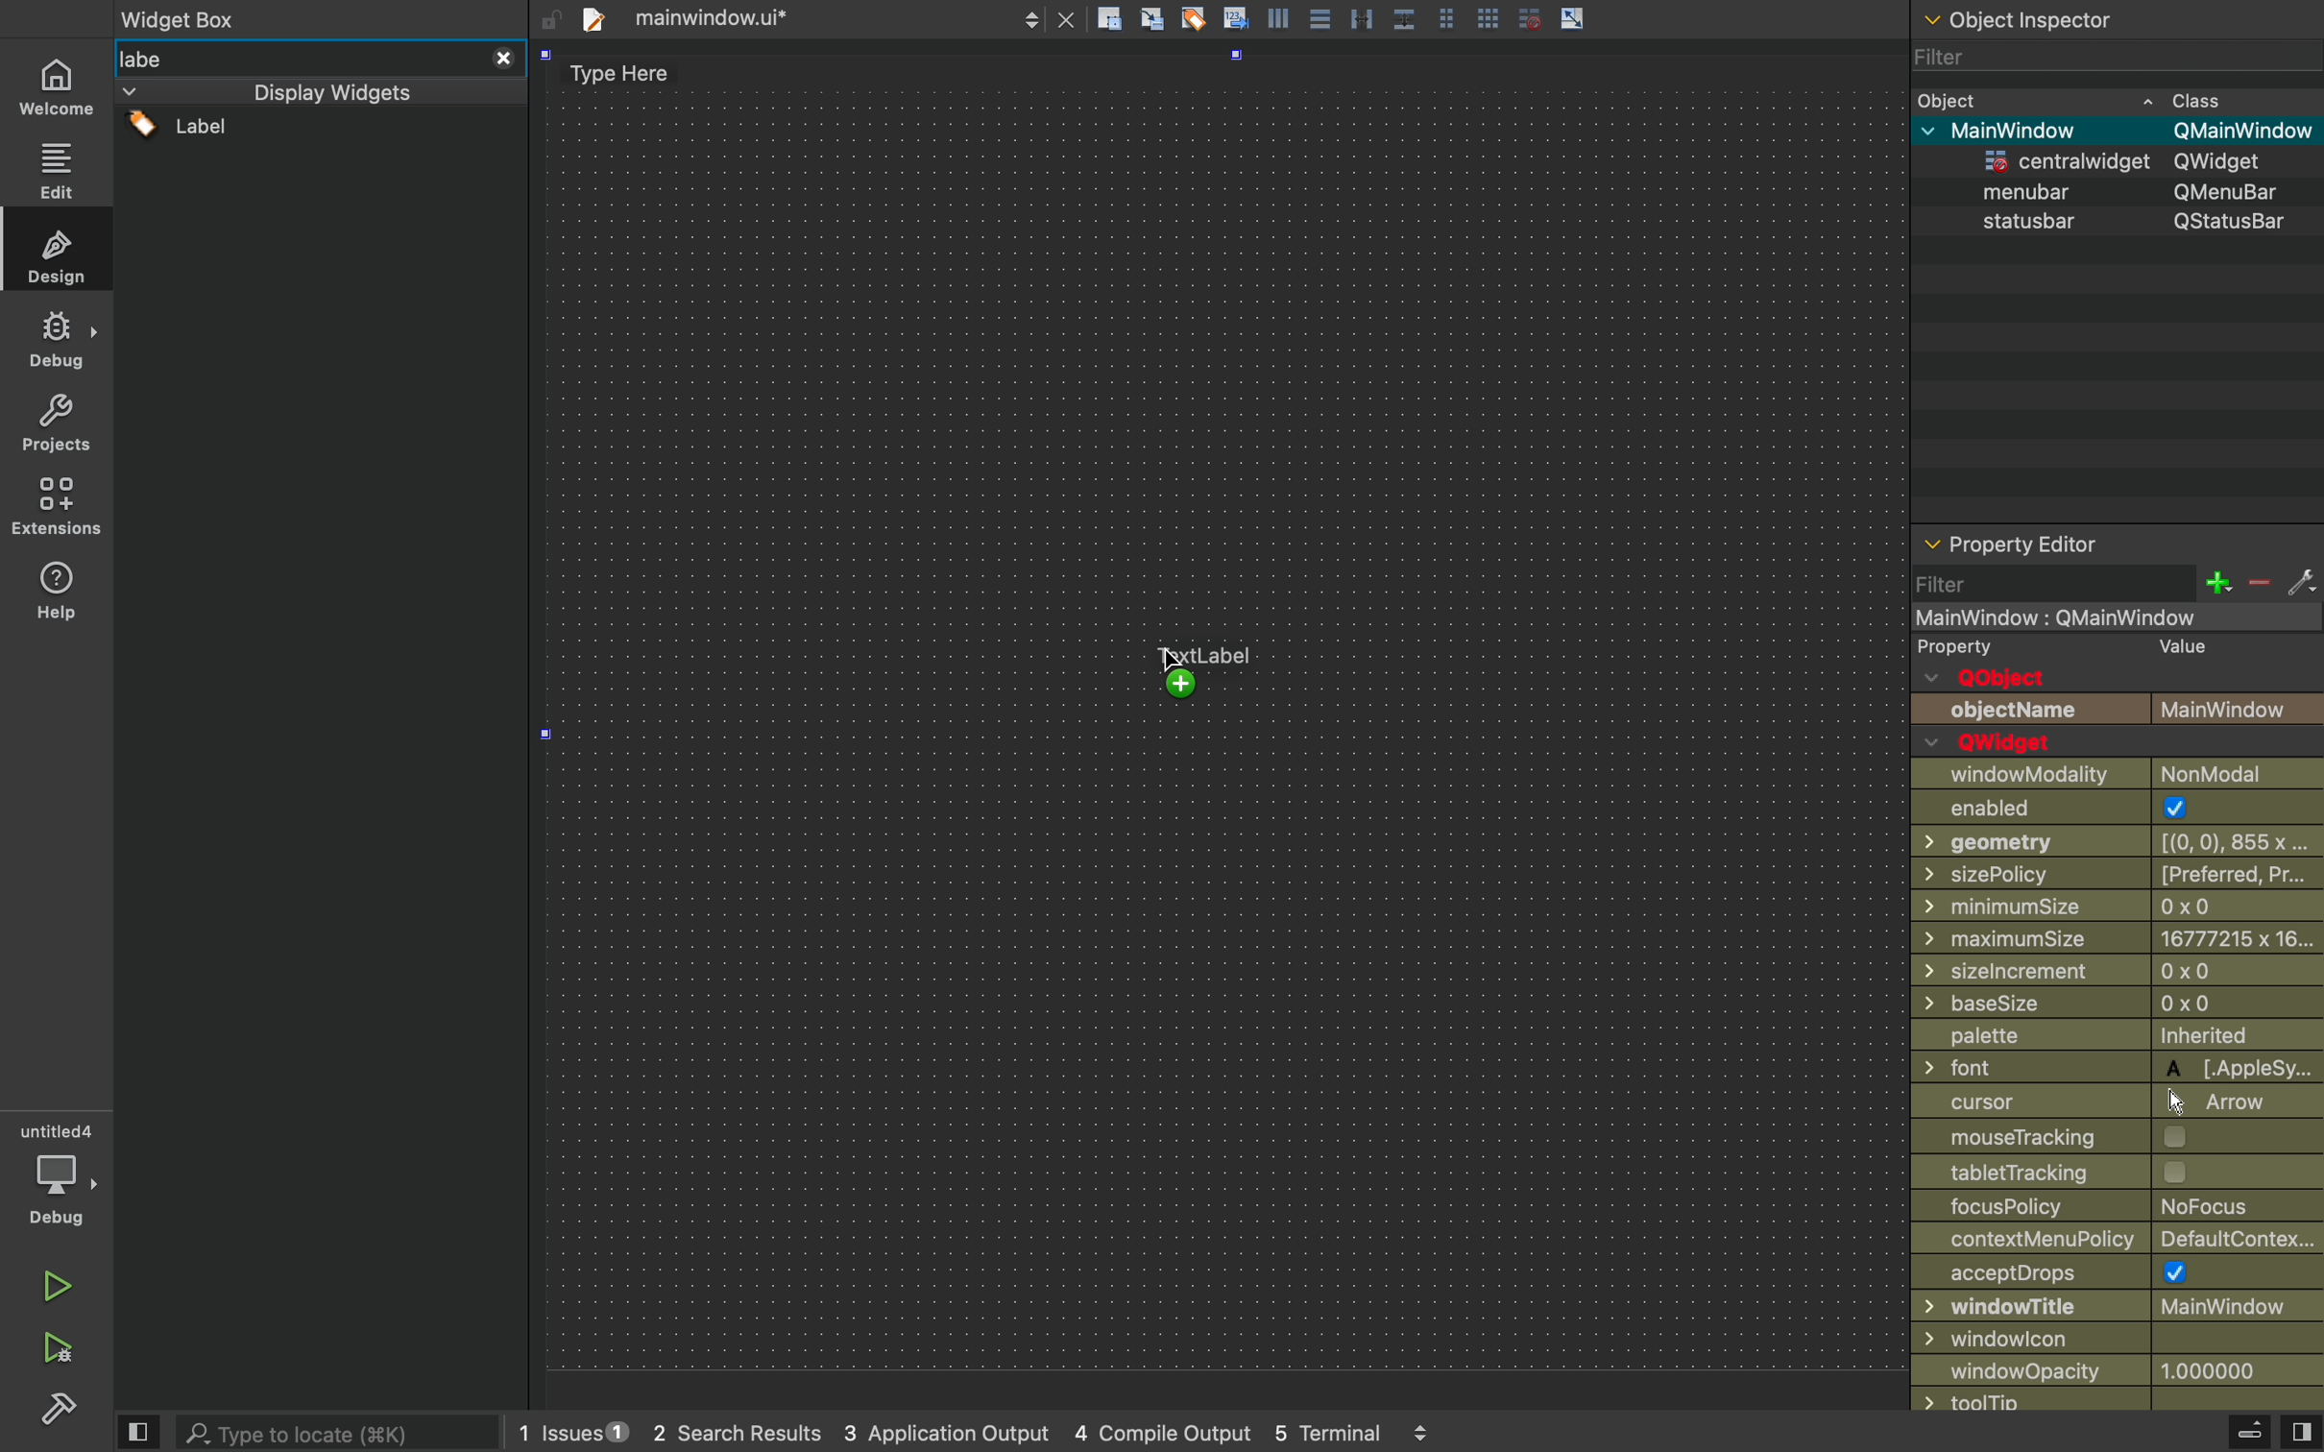  What do you see at coordinates (1109, 22) in the screenshot?
I see `file actions` at bounding box center [1109, 22].